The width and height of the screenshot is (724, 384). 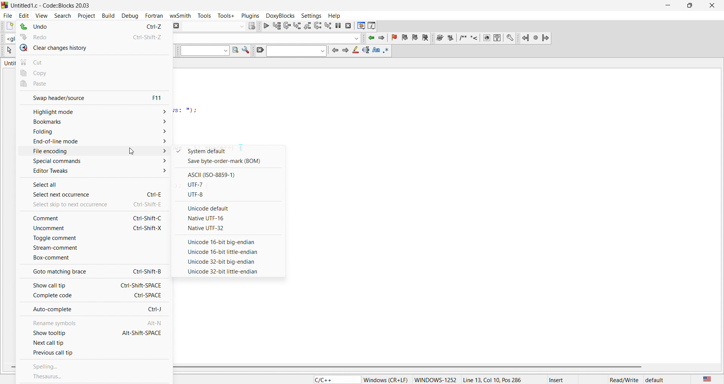 I want to click on step into, so click(x=297, y=26).